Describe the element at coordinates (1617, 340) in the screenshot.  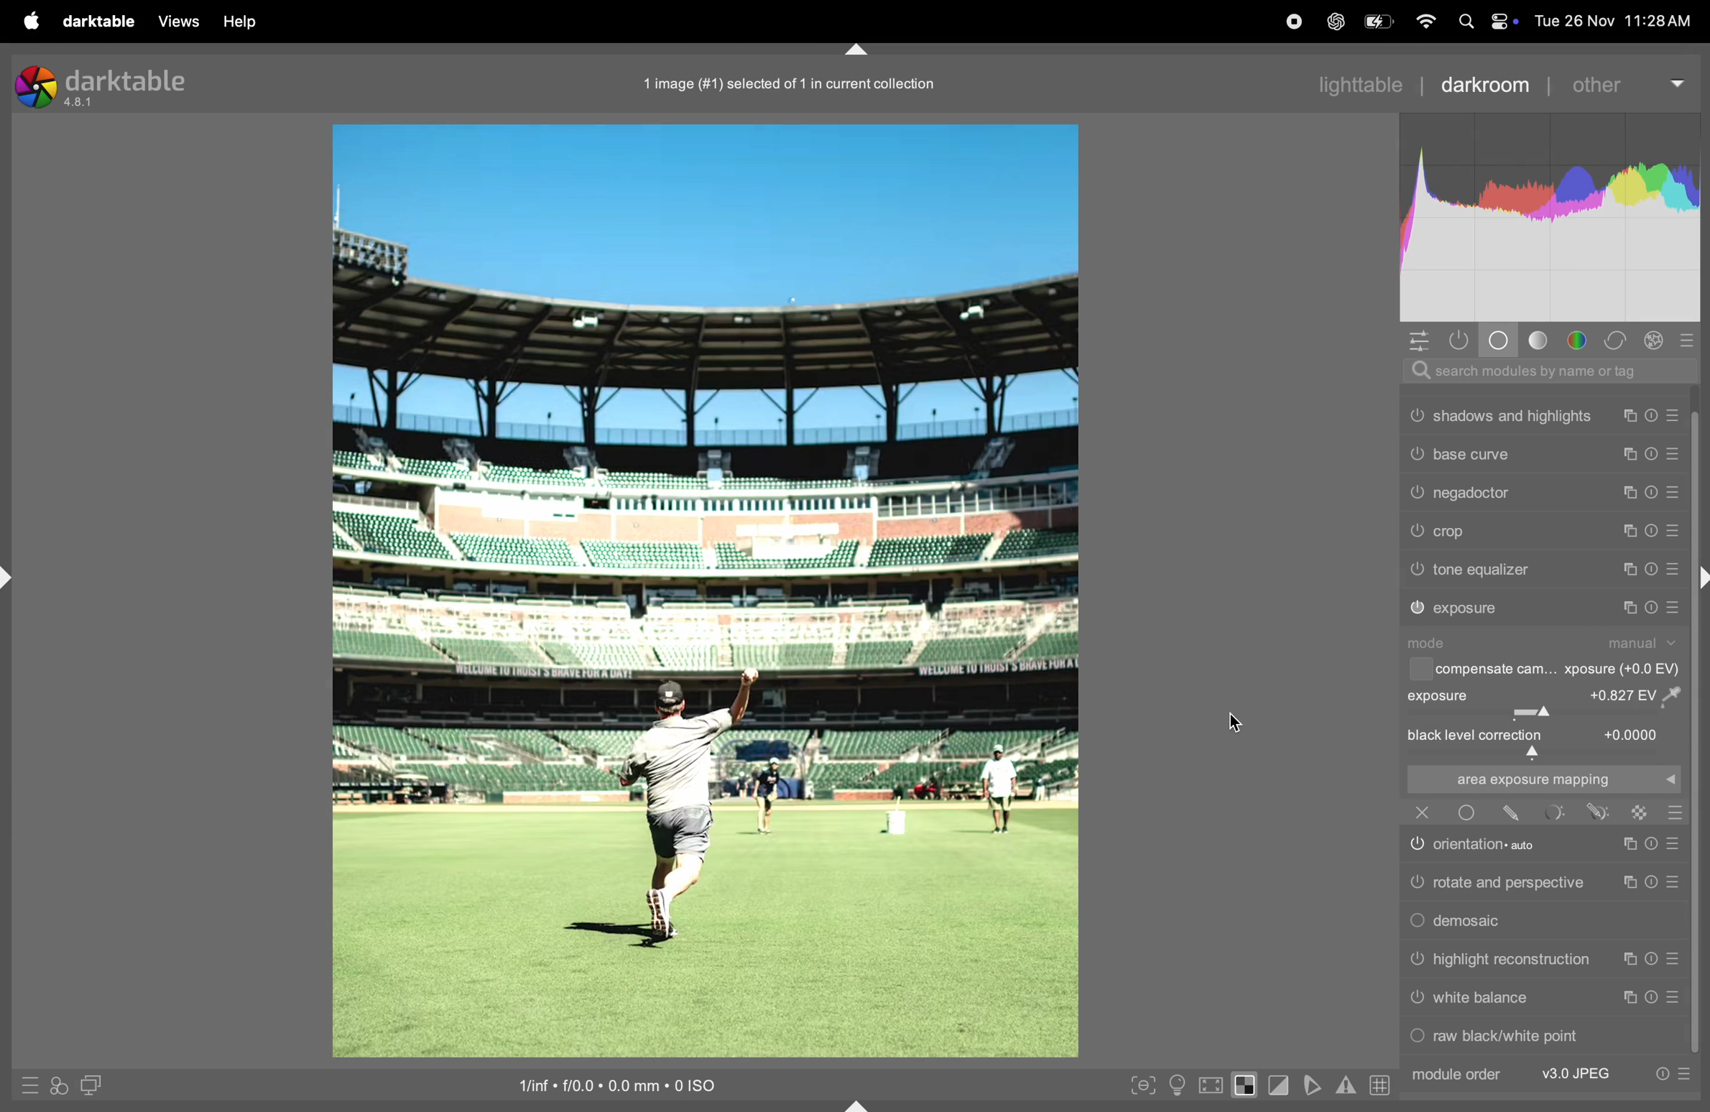
I see `correct` at that location.